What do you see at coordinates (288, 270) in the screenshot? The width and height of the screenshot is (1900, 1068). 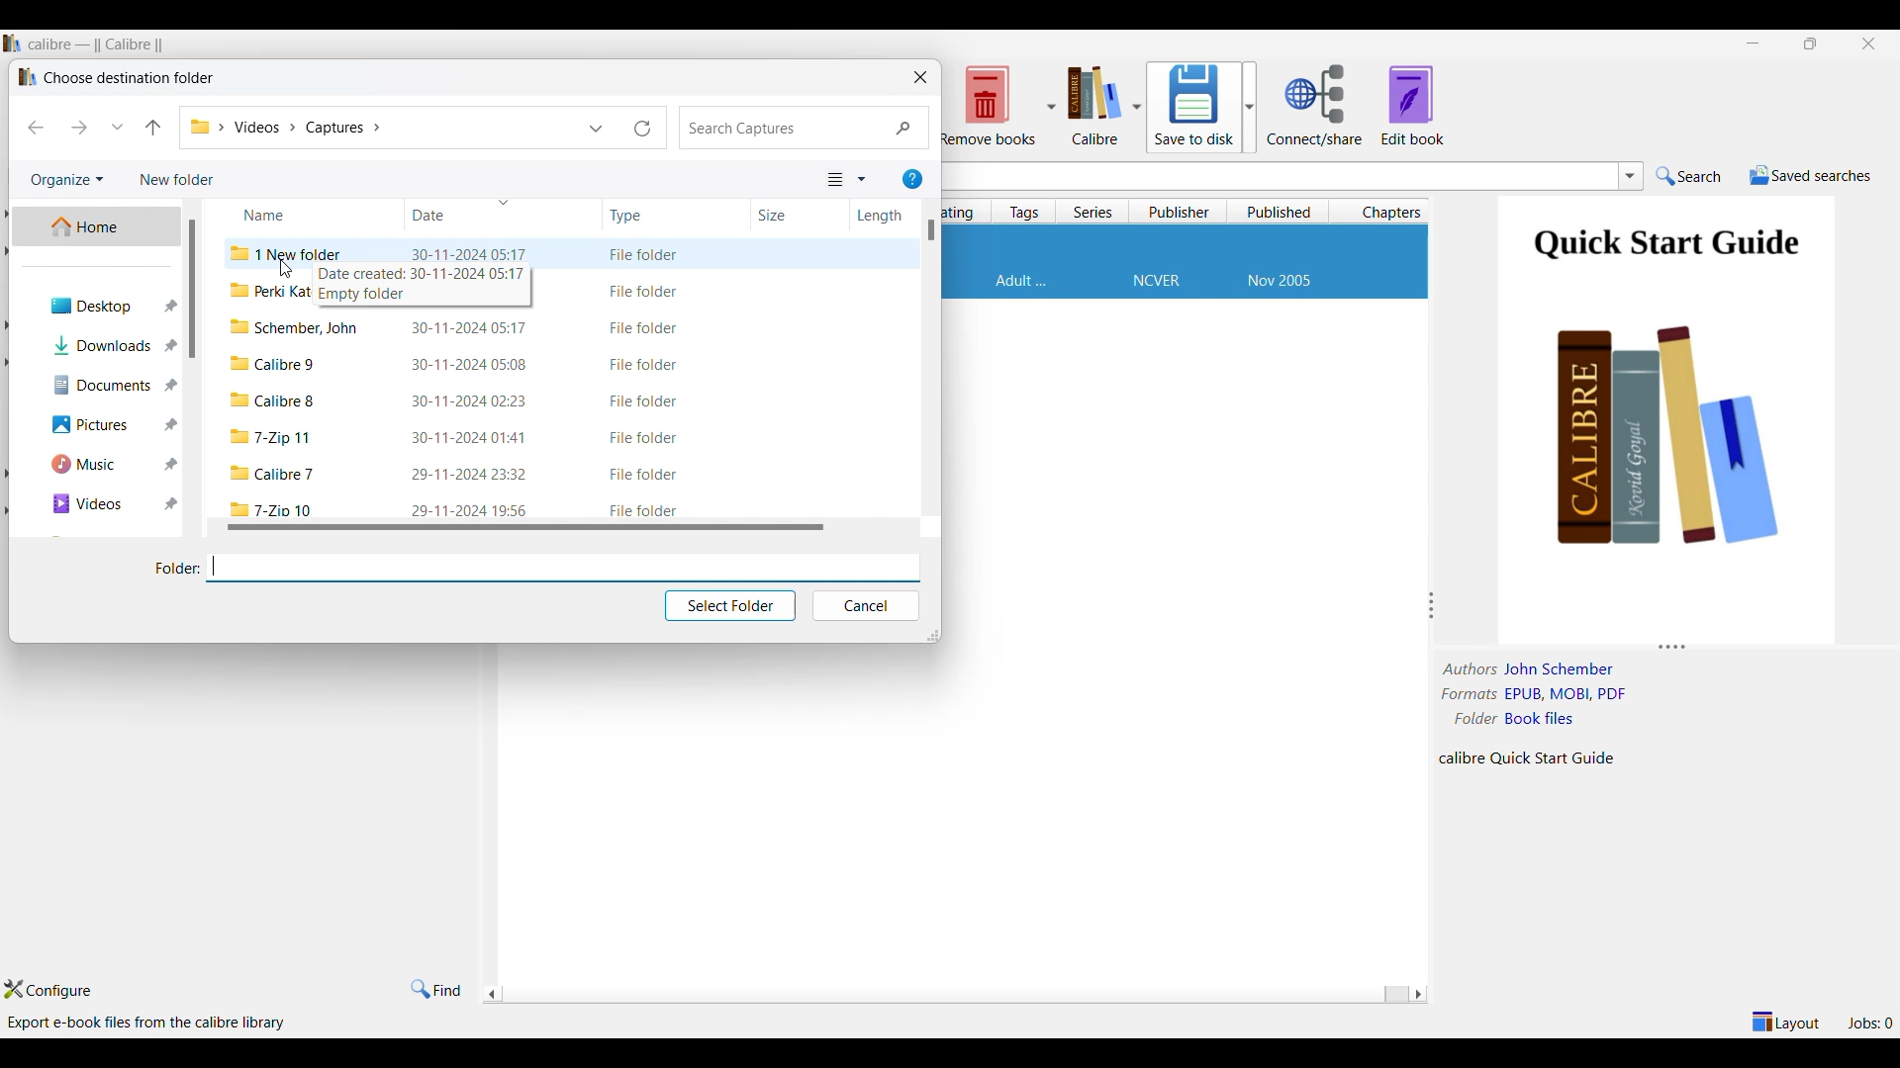 I see `cursor` at bounding box center [288, 270].